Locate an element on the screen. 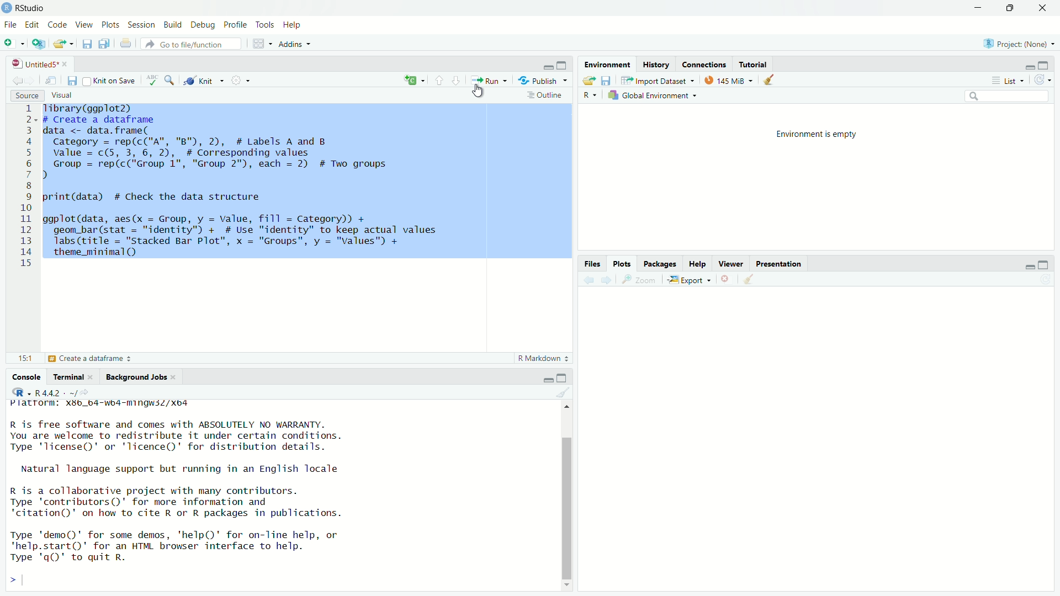 This screenshot has height=596, width=1060. Workspace panes is located at coordinates (260, 44).